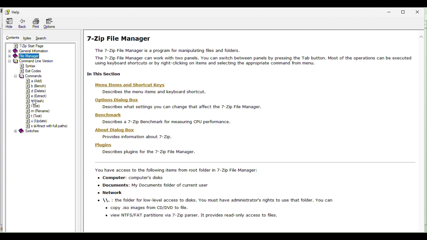  I want to click on options dialog box, so click(174, 103).